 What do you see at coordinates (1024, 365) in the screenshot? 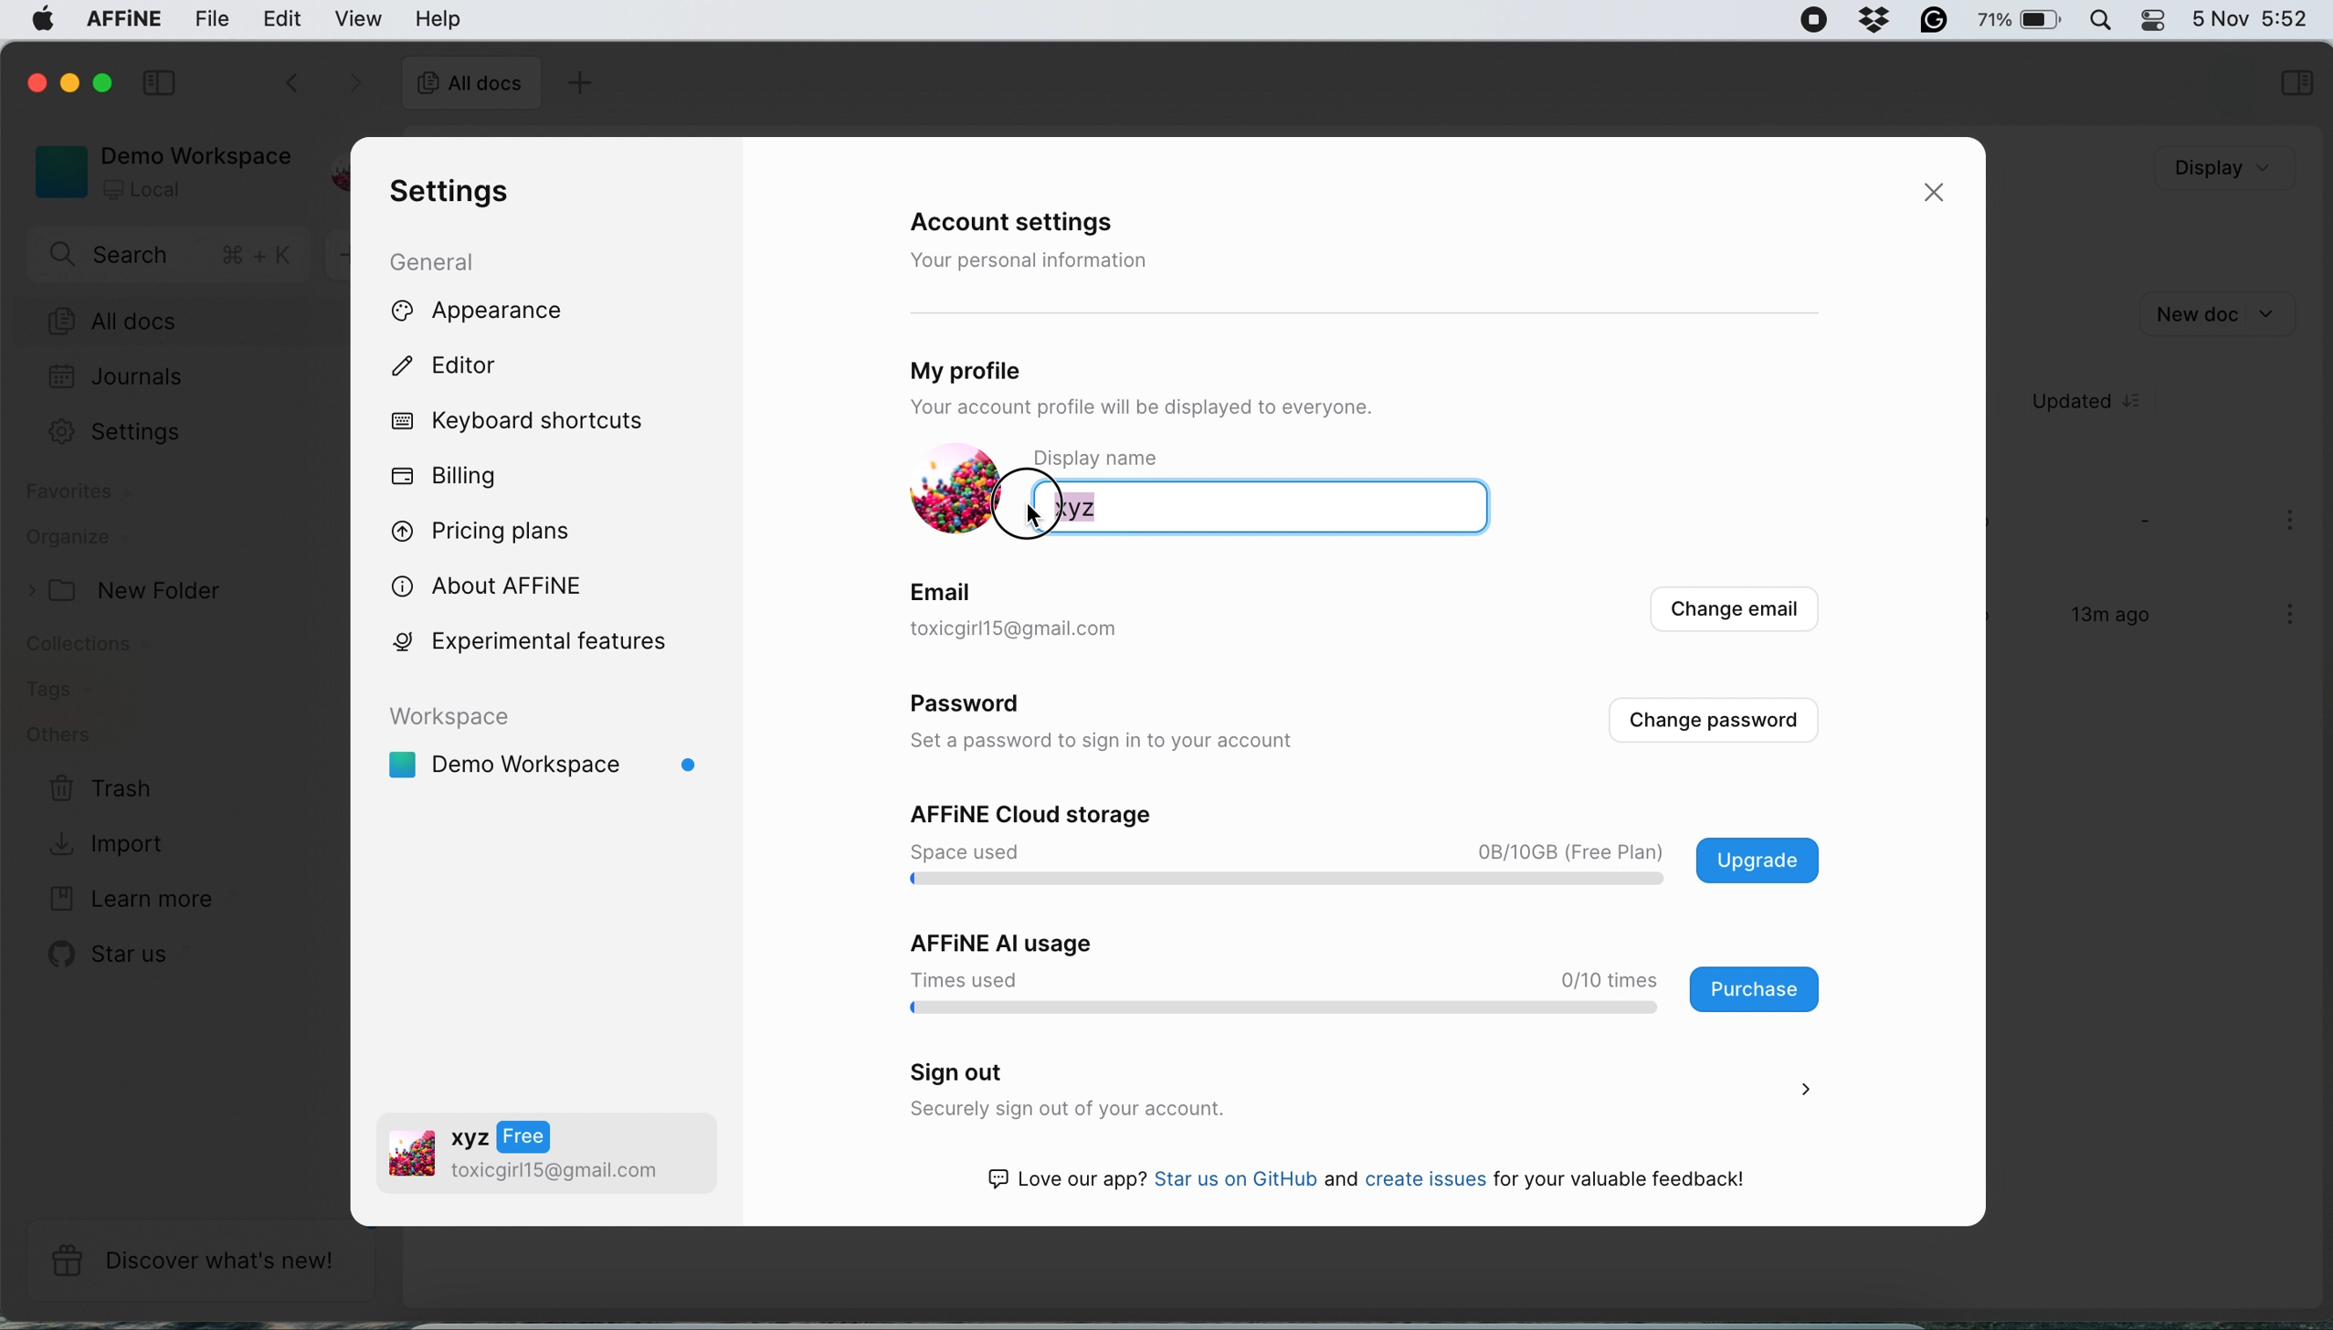
I see `my profile` at bounding box center [1024, 365].